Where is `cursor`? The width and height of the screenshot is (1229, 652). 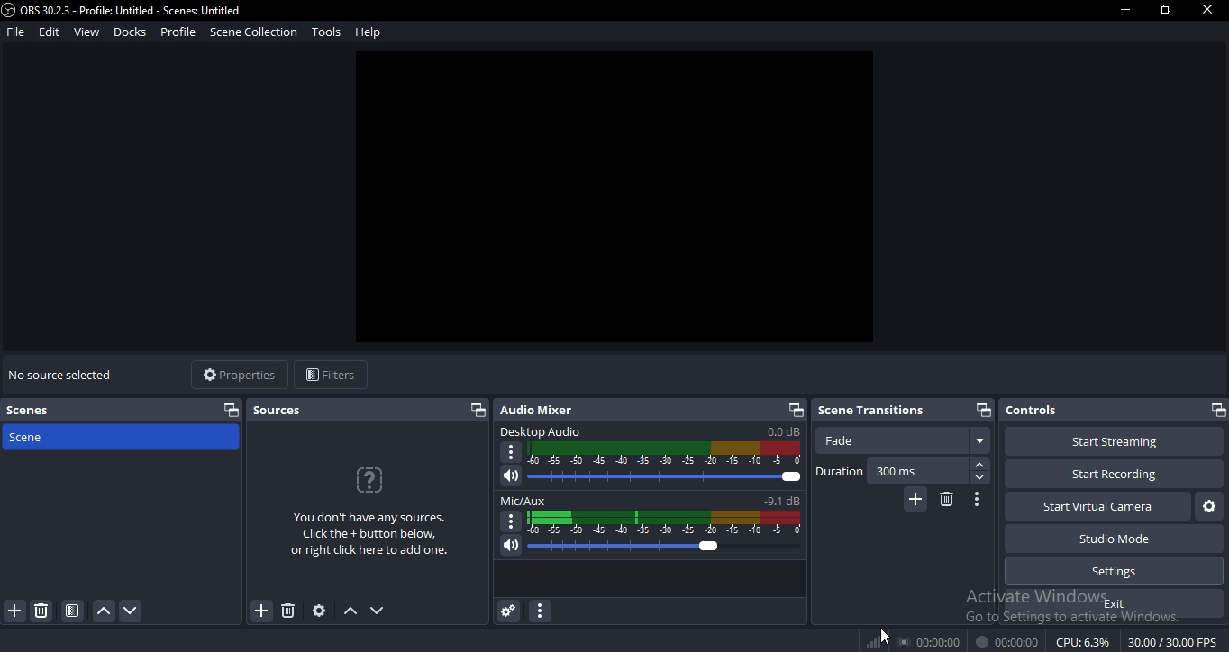
cursor is located at coordinates (888, 634).